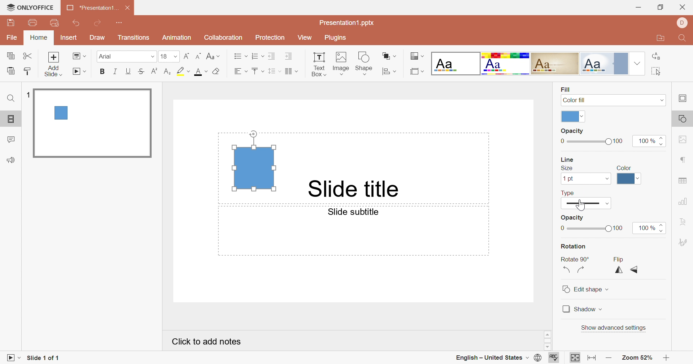  I want to click on Slide settings, so click(684, 99).